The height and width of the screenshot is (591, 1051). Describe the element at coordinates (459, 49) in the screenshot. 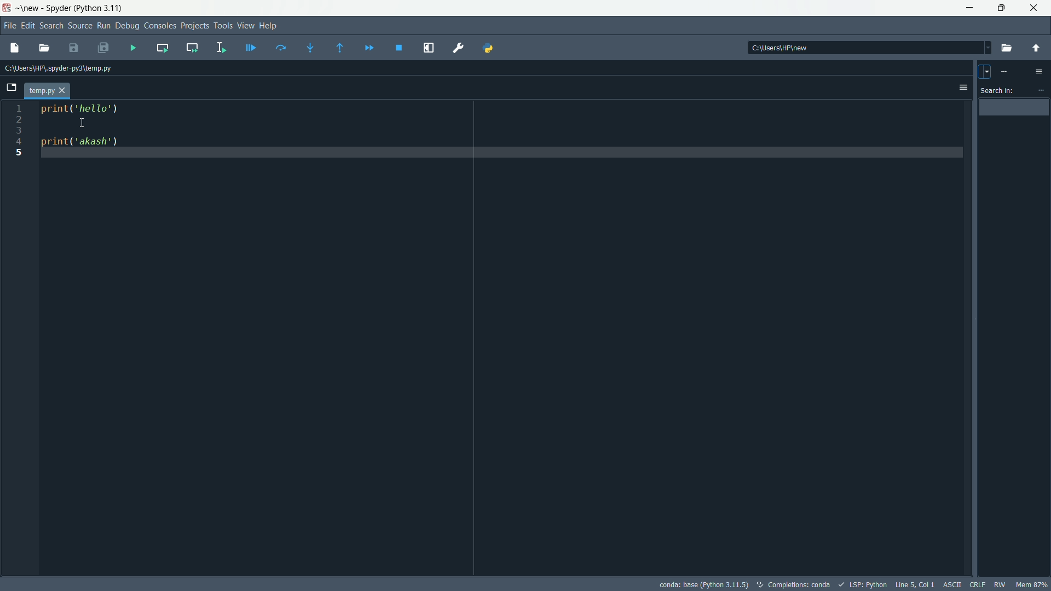

I see `preferences` at that location.